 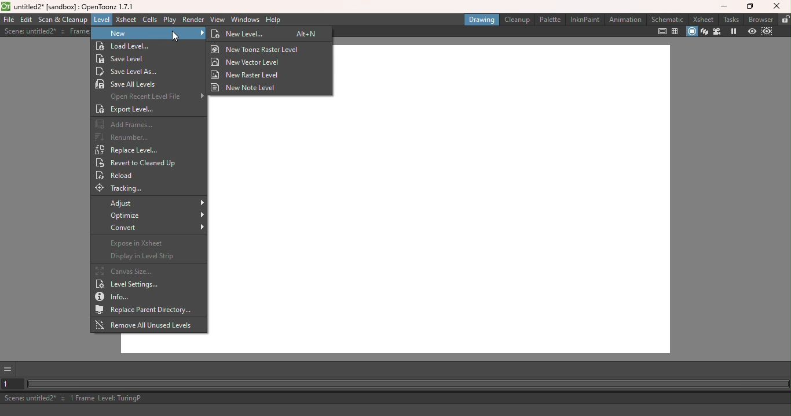 I want to click on Replace level, so click(x=129, y=150).